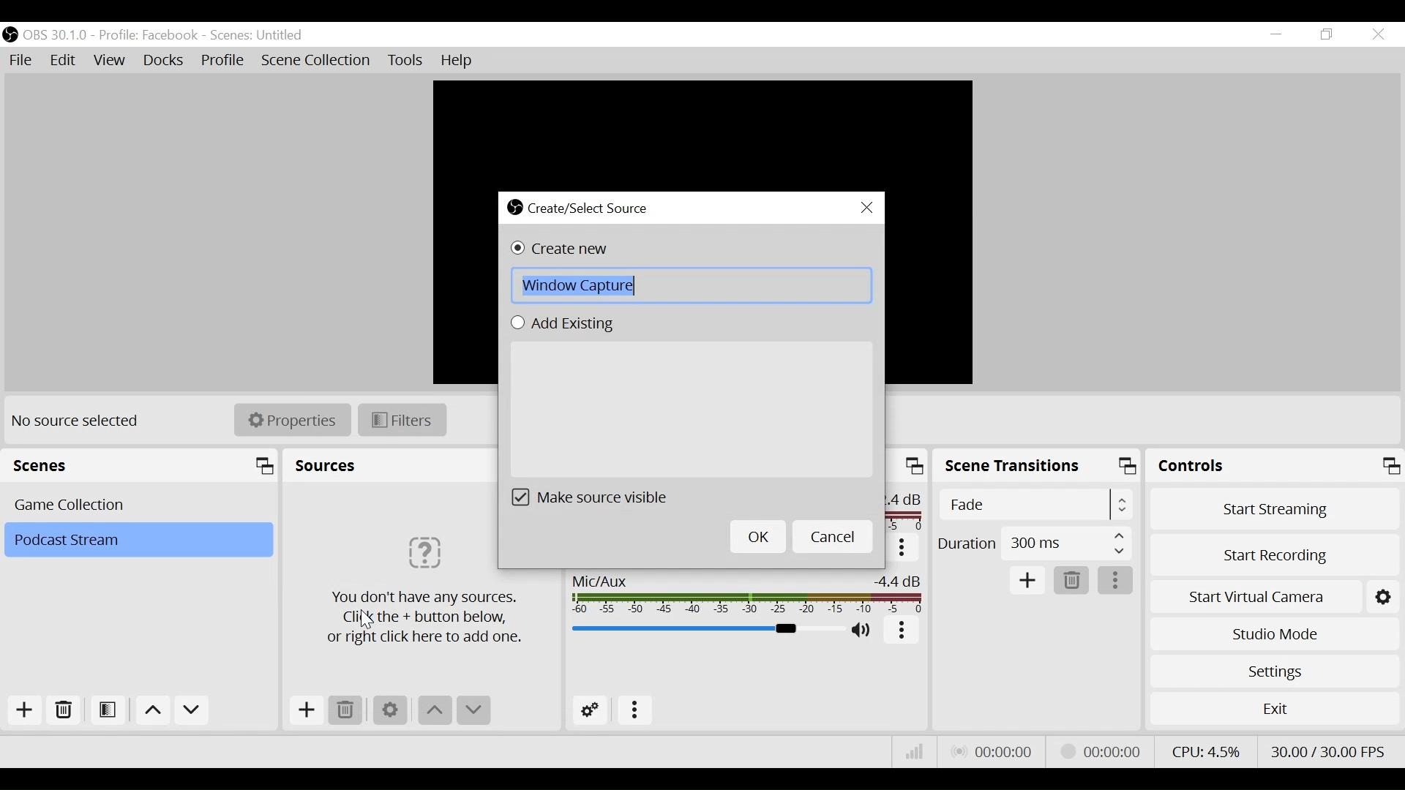 The height and width of the screenshot is (790, 1405). I want to click on OK, so click(757, 536).